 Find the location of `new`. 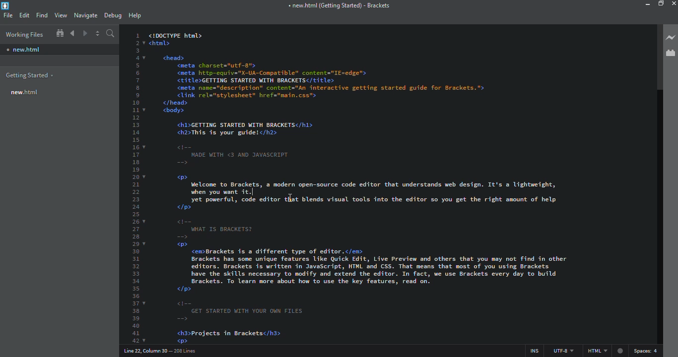

new is located at coordinates (25, 49).